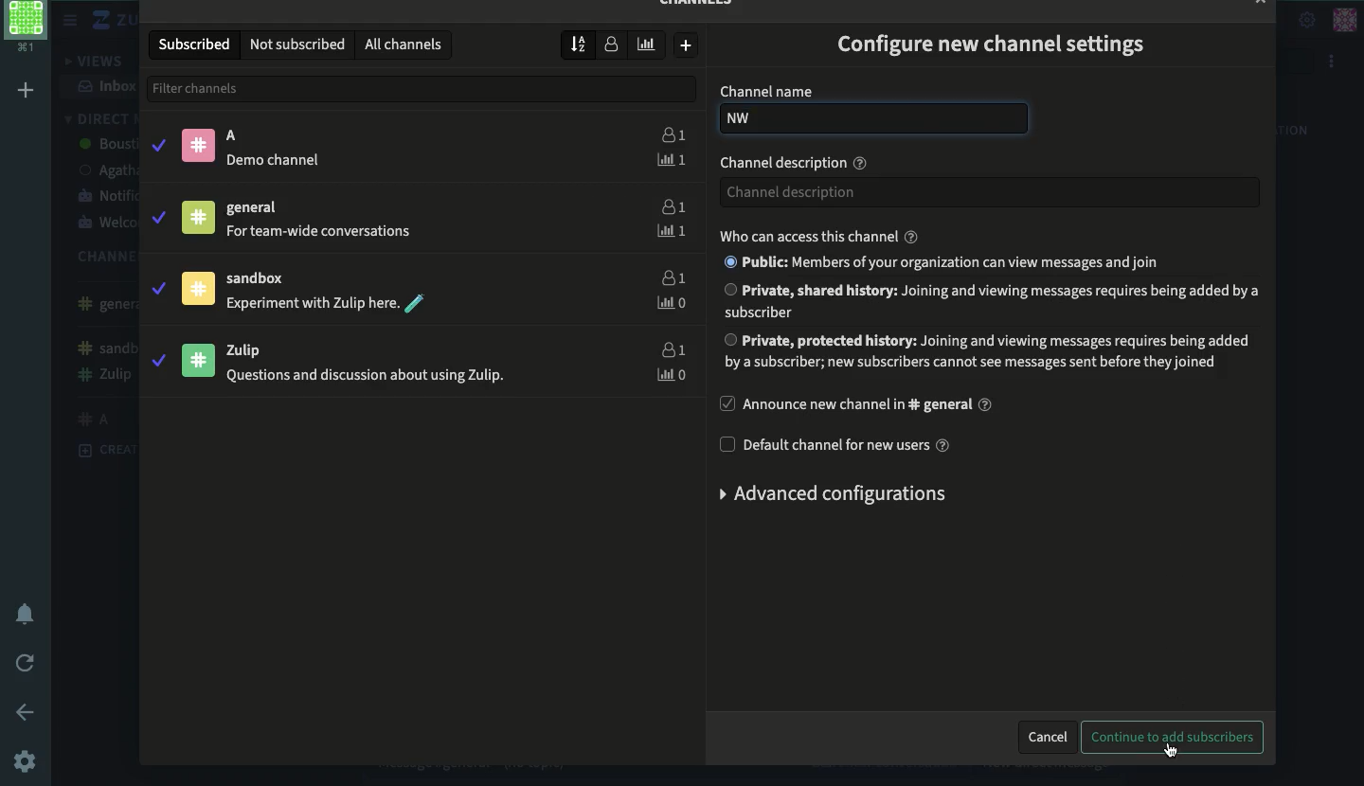 This screenshot has height=786, width=1364. I want to click on  Private, protected history: Joining and viewing messages requires being addedbya subscriber; new subscribers cannot see messages sent before they joined, so click(996, 354).